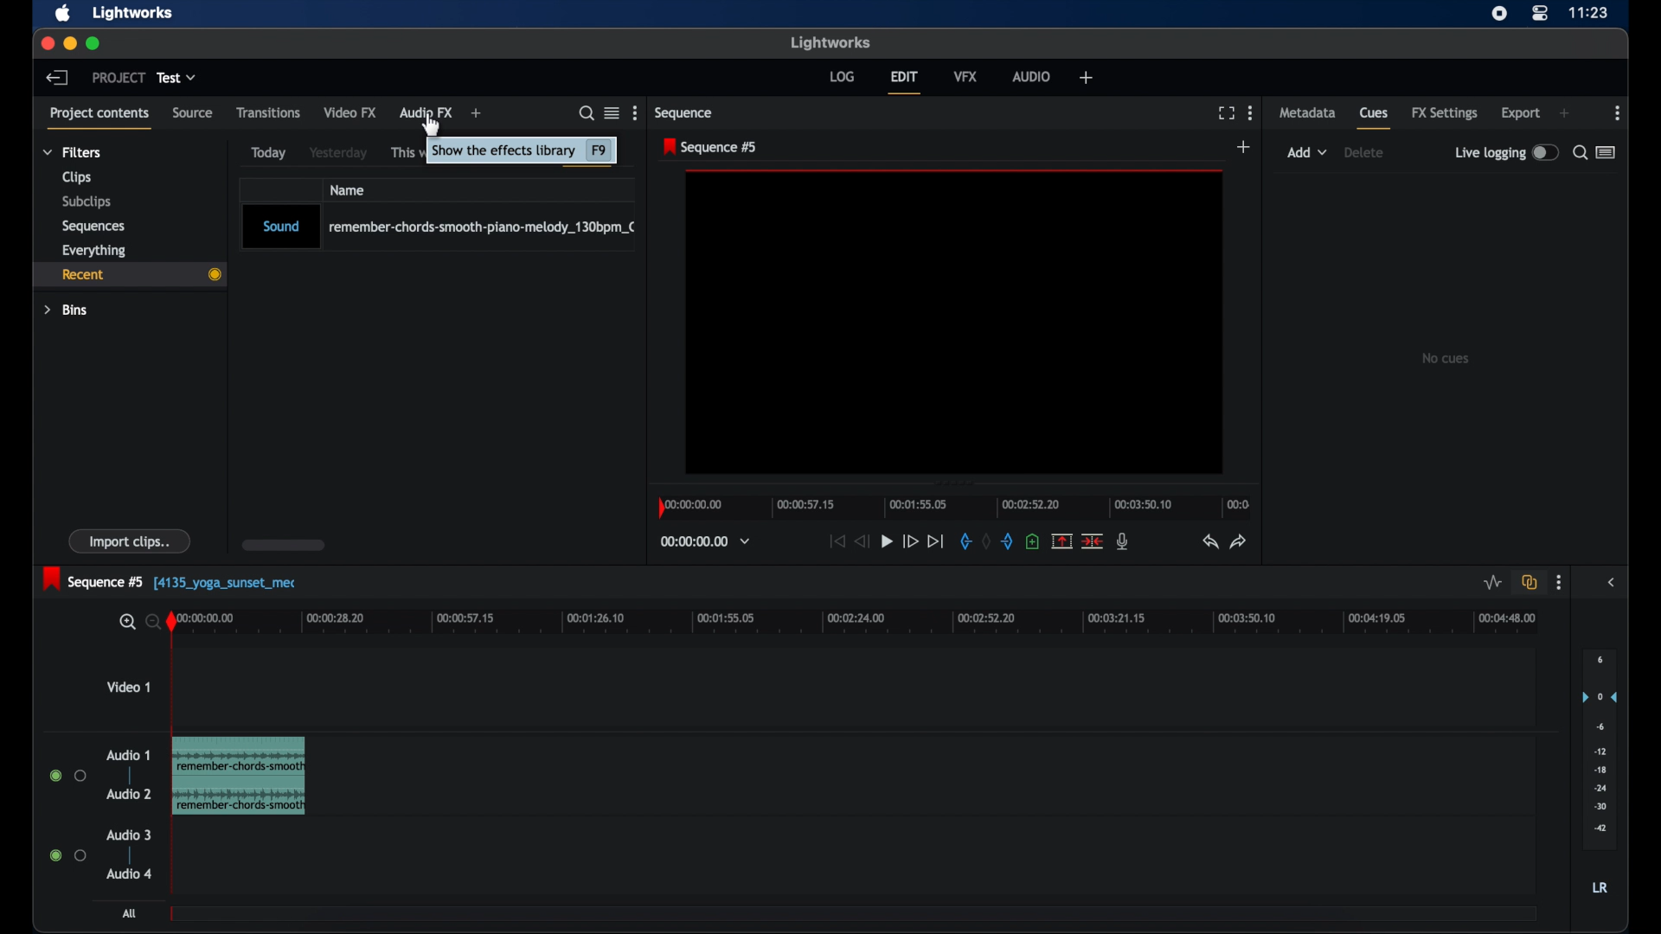 The image size is (1661, 934). I want to click on audio 1, so click(128, 755).